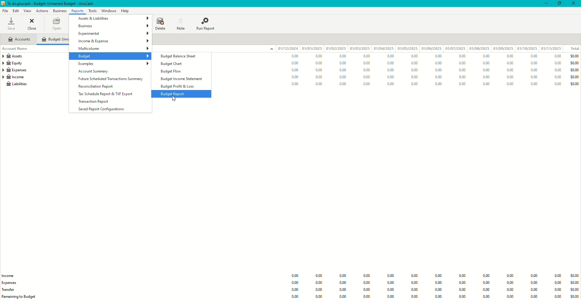 The width and height of the screenshot is (581, 299). What do you see at coordinates (343, 76) in the screenshot?
I see `0.00` at bounding box center [343, 76].